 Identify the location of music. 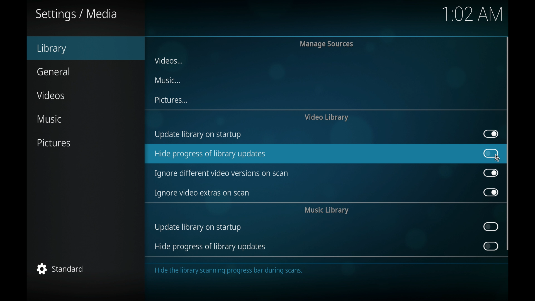
(50, 119).